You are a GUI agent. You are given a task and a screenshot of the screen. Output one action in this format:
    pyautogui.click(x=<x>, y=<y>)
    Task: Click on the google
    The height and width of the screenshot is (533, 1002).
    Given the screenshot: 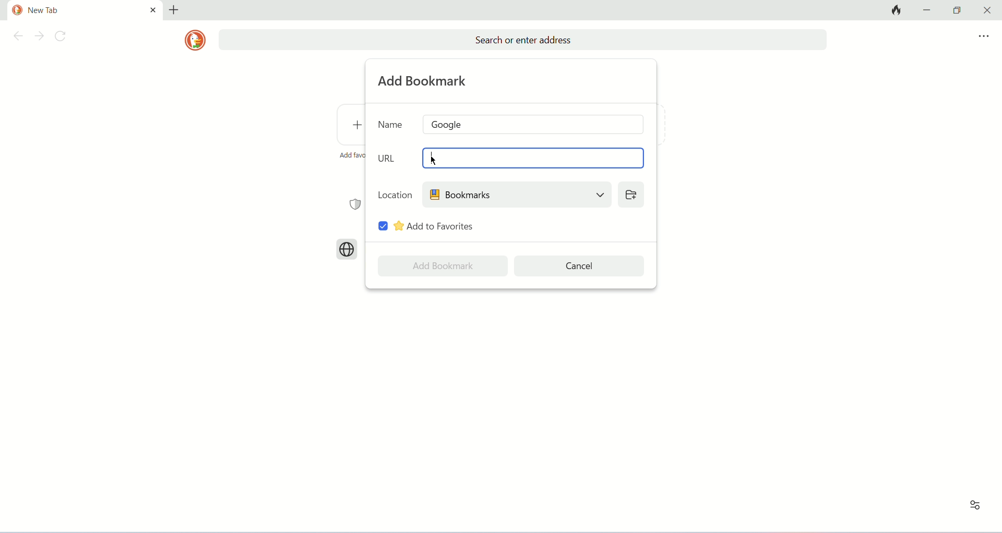 What is the action you would take?
    pyautogui.click(x=534, y=124)
    